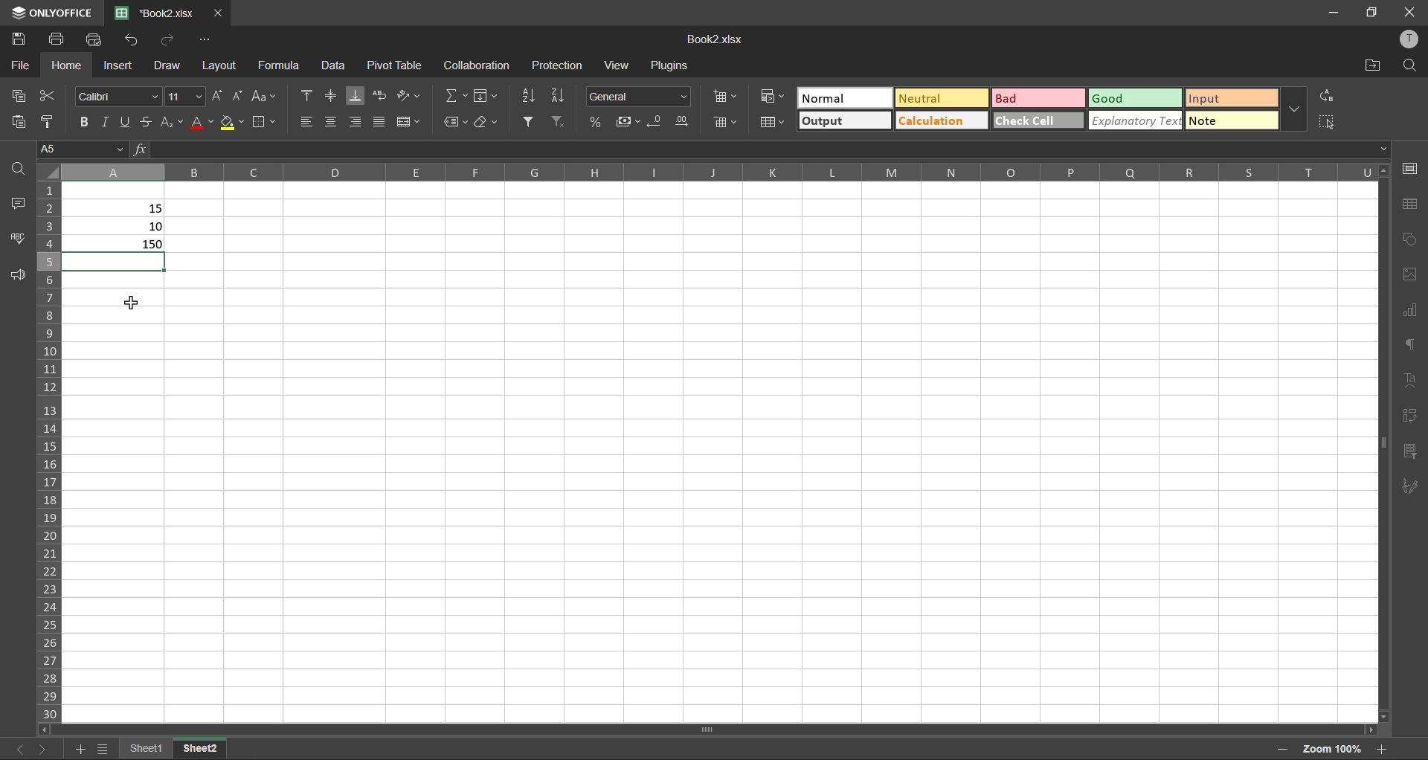 This screenshot has height=760, width=1428. What do you see at coordinates (724, 121) in the screenshot?
I see `delete cells` at bounding box center [724, 121].